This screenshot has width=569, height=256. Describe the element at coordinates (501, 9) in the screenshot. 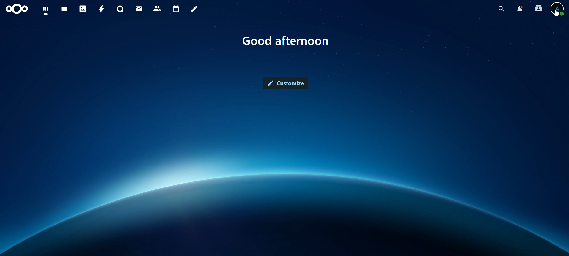

I see `search` at that location.